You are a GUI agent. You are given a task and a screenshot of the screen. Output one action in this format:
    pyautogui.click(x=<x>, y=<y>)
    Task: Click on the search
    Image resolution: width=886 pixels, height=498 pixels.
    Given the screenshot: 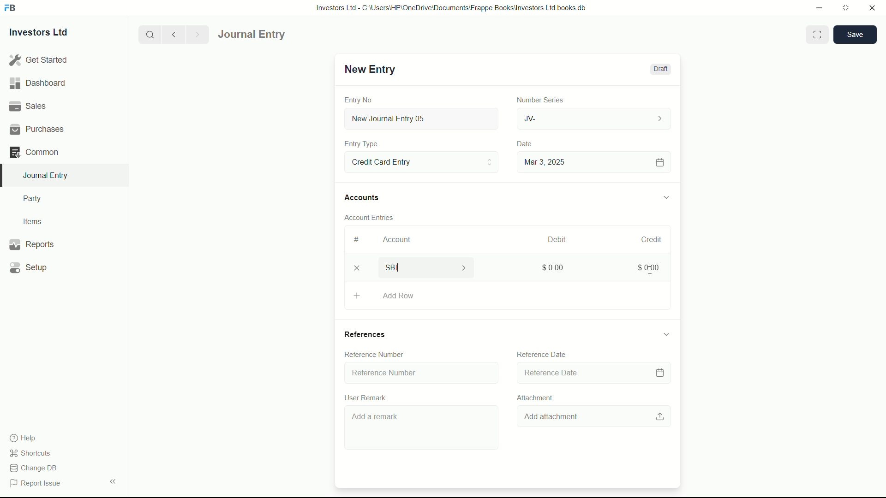 What is the action you would take?
    pyautogui.click(x=149, y=34)
    